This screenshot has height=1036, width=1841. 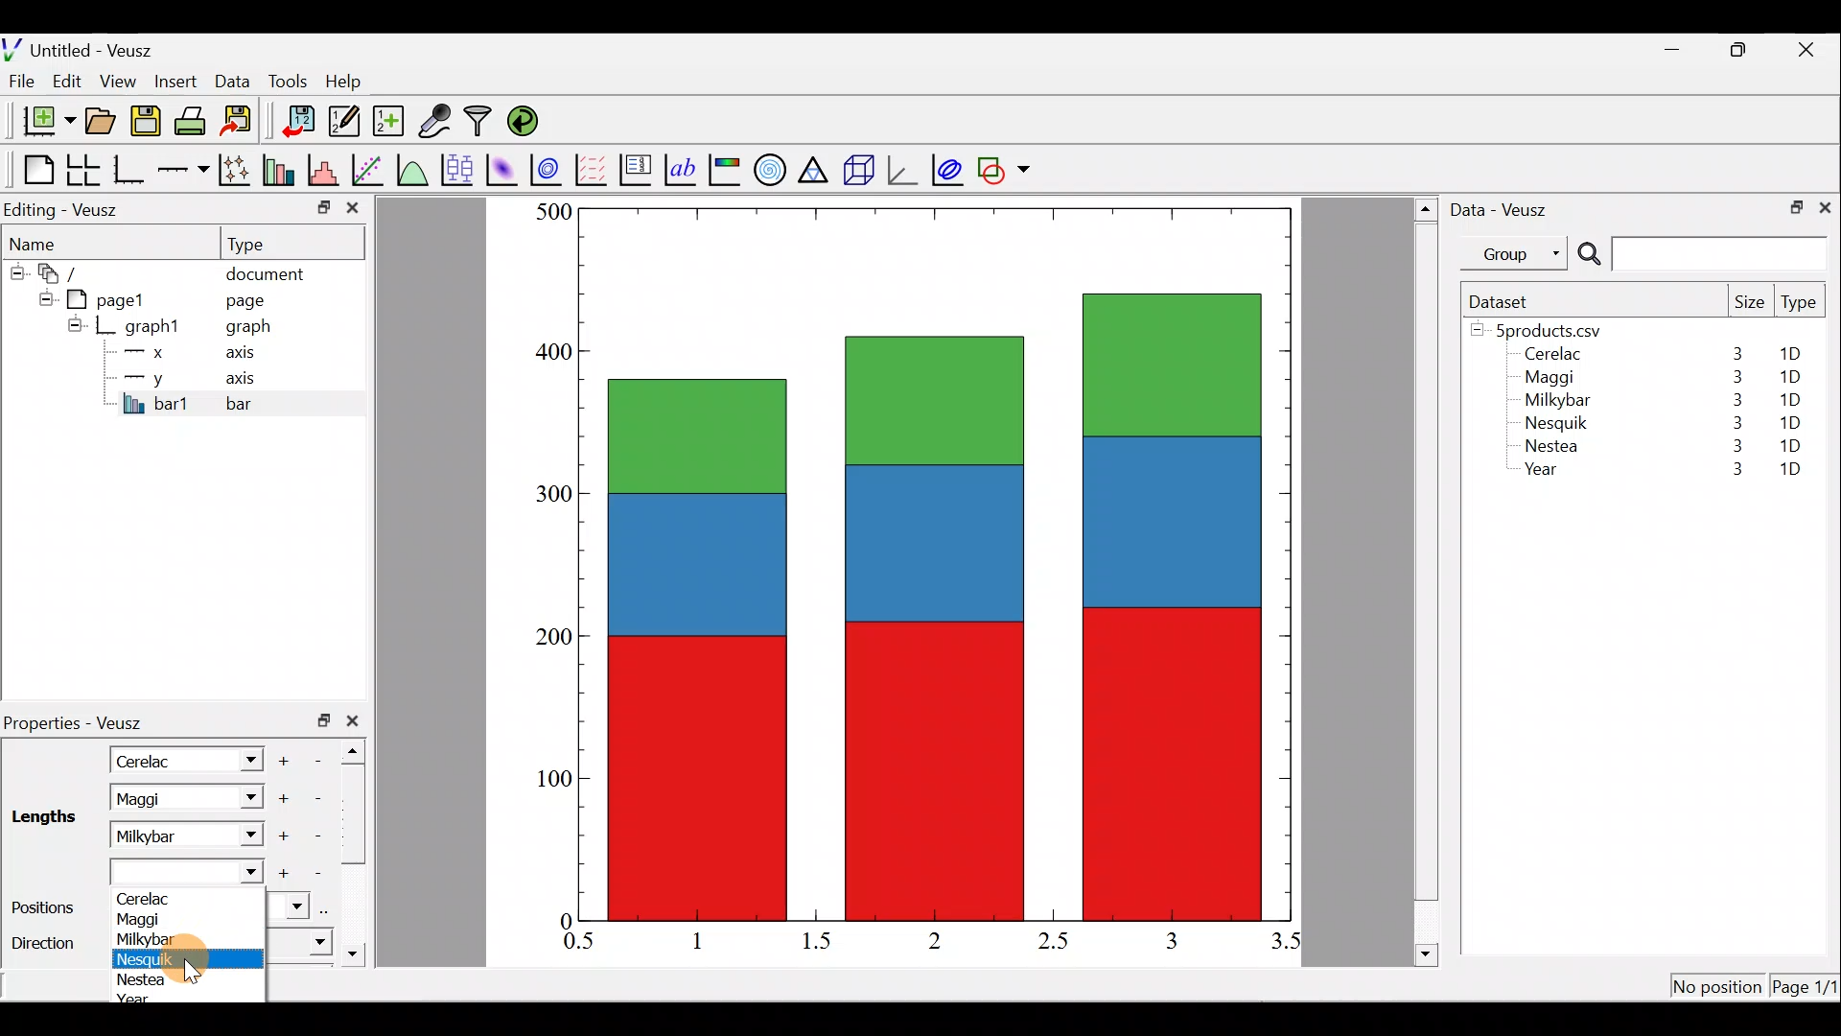 I want to click on Size, so click(x=1749, y=303).